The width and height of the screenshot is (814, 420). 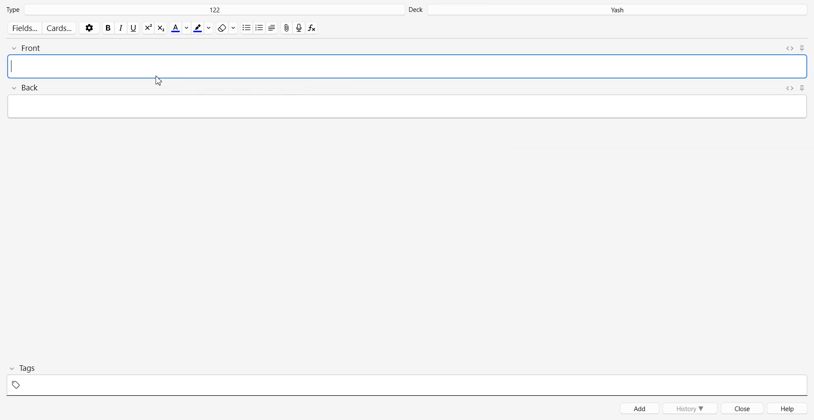 I want to click on Front, so click(x=407, y=61).